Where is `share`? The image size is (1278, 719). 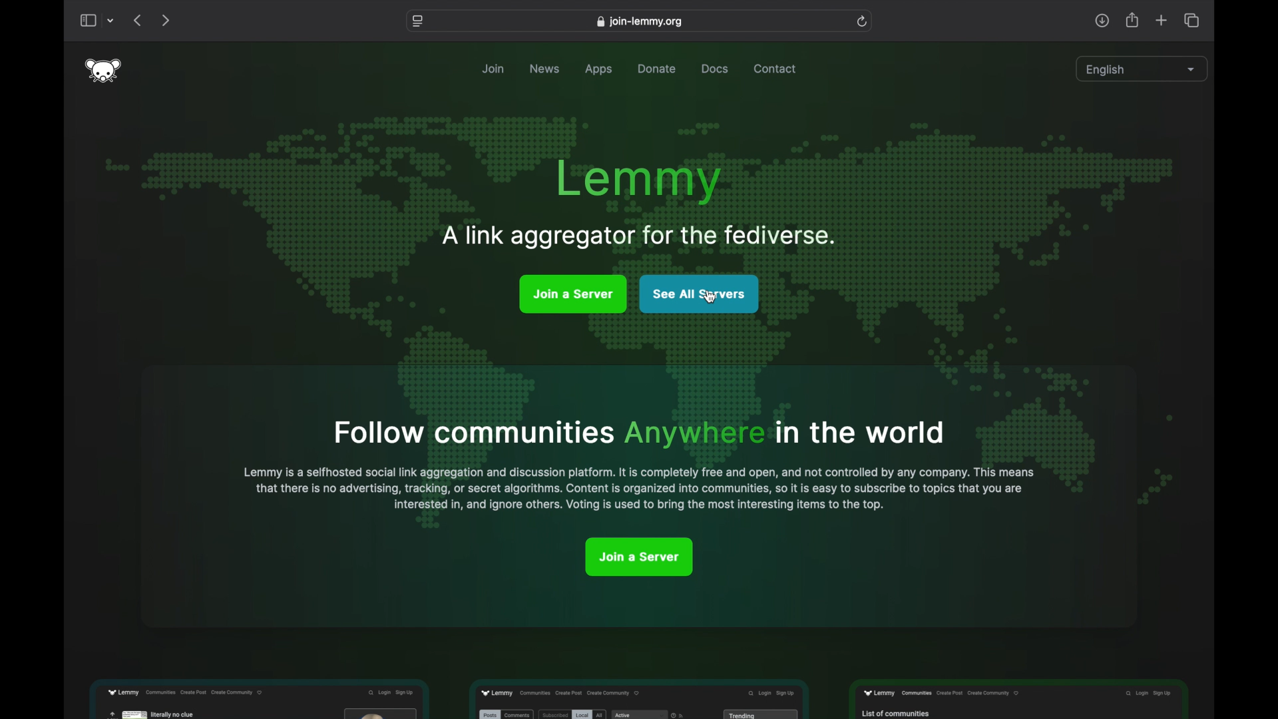
share is located at coordinates (1131, 20).